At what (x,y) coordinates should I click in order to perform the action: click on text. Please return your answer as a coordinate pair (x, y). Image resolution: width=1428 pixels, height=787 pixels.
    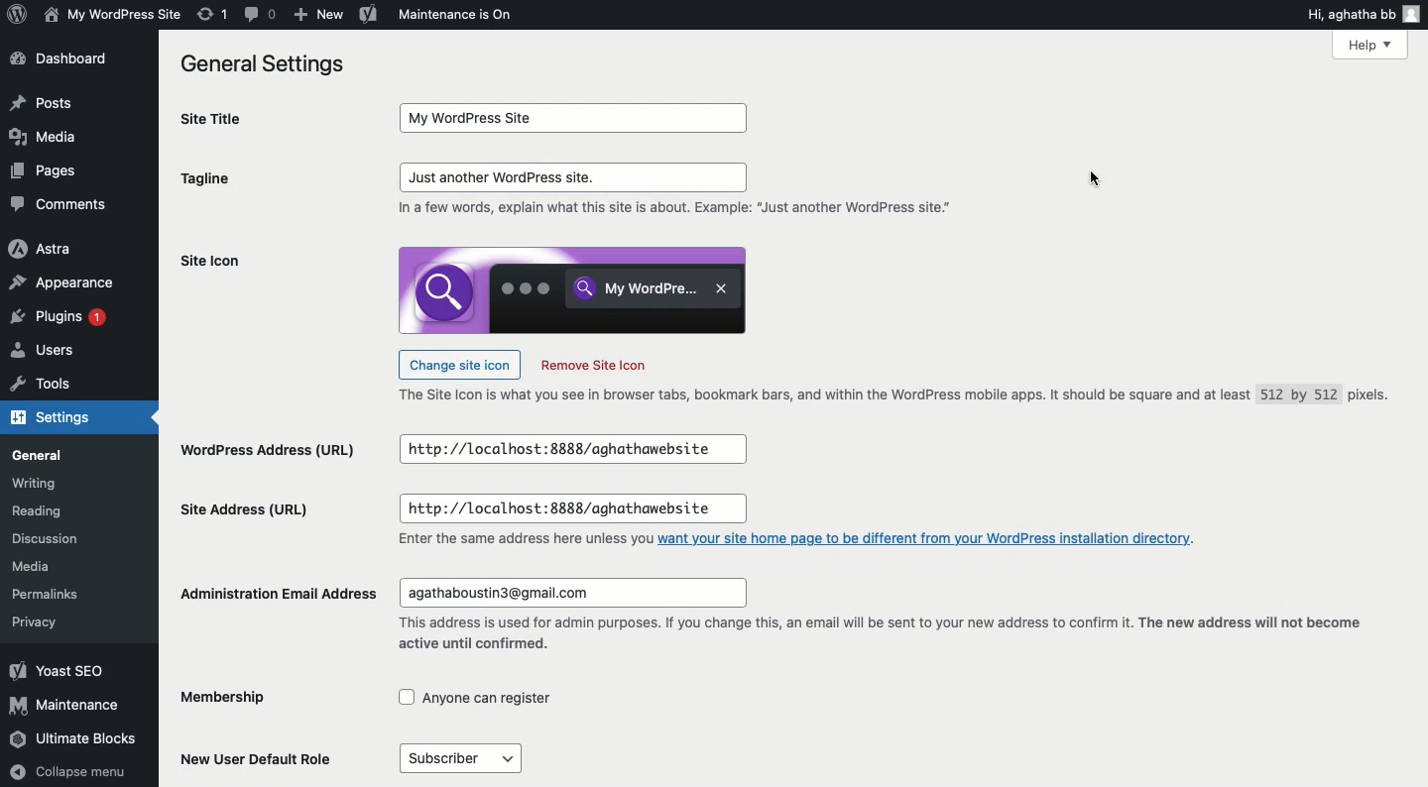
    Looking at the image, I should click on (523, 540).